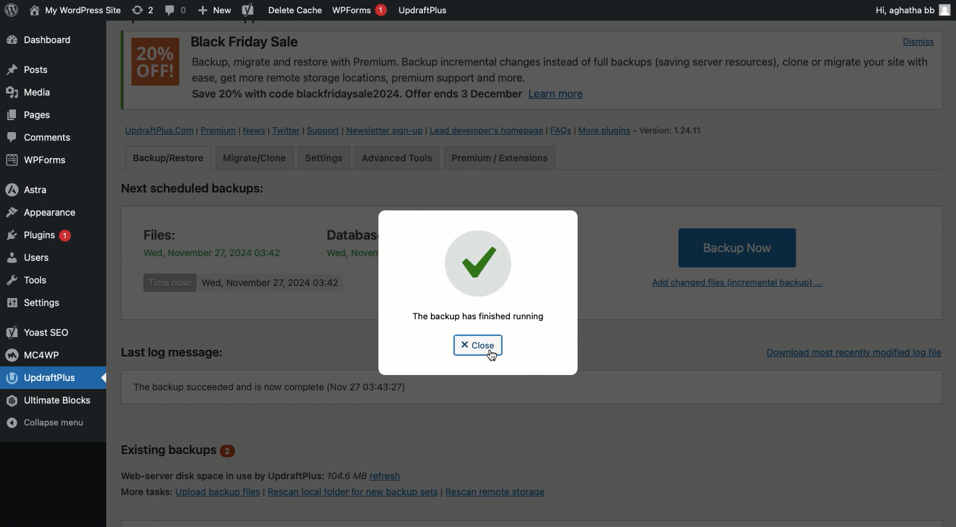 Image resolution: width=956 pixels, height=527 pixels. What do you see at coordinates (168, 233) in the screenshot?
I see `Files:` at bounding box center [168, 233].